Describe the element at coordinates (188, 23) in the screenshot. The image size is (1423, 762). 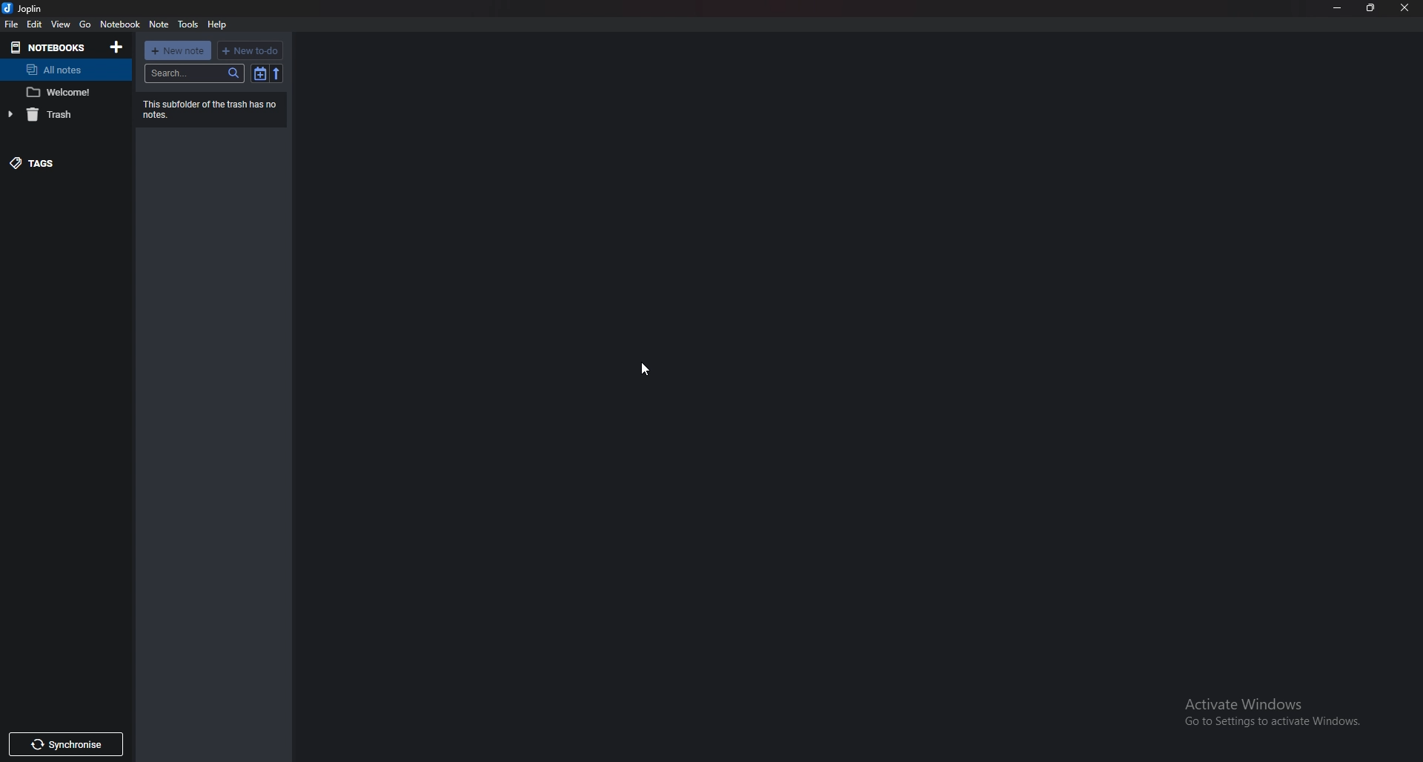
I see `Tools` at that location.